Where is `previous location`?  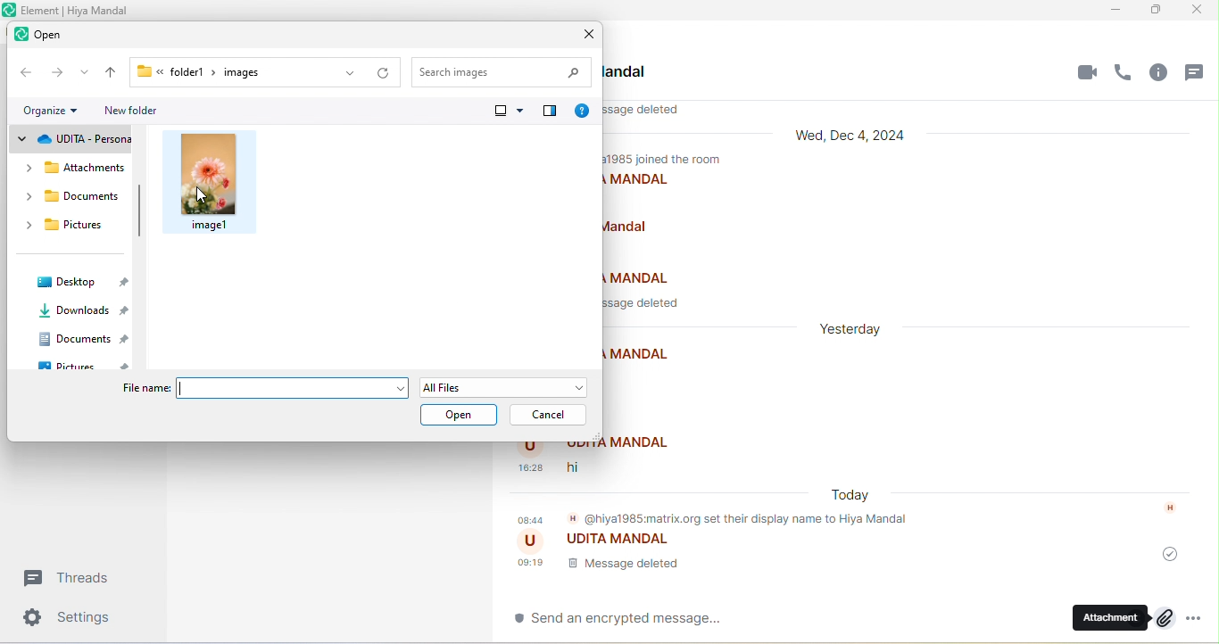
previous location is located at coordinates (346, 74).